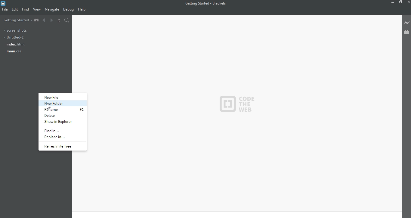  What do you see at coordinates (37, 20) in the screenshot?
I see `show in file tree` at bounding box center [37, 20].